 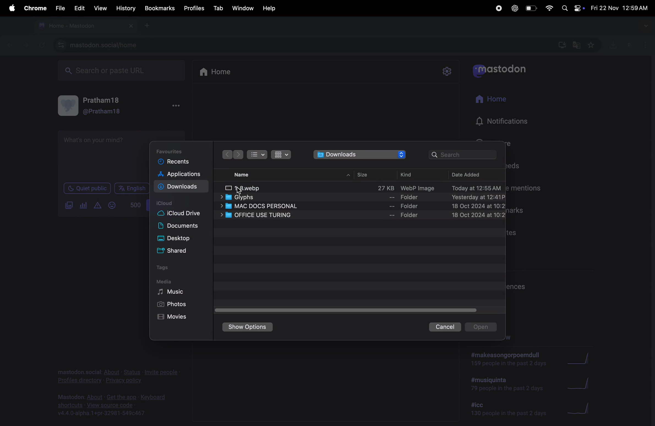 I want to click on name, so click(x=247, y=175).